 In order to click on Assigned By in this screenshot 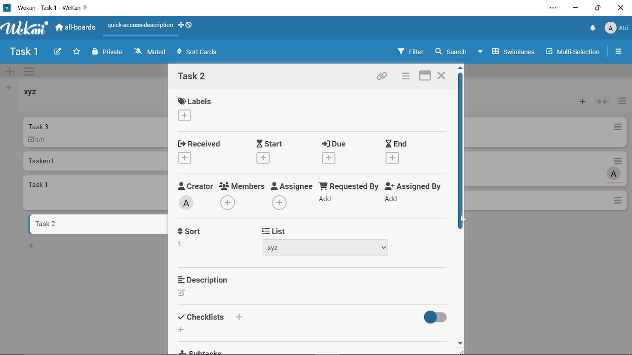, I will do `click(414, 184)`.